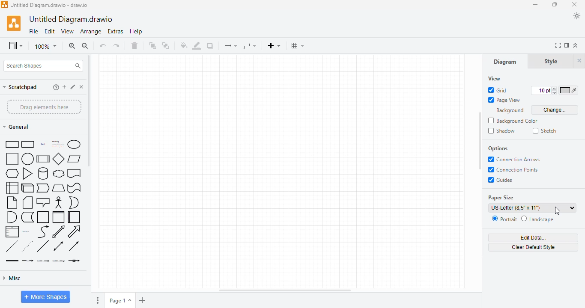 Image resolution: width=585 pixels, height=308 pixels. I want to click on arrange, so click(91, 32).